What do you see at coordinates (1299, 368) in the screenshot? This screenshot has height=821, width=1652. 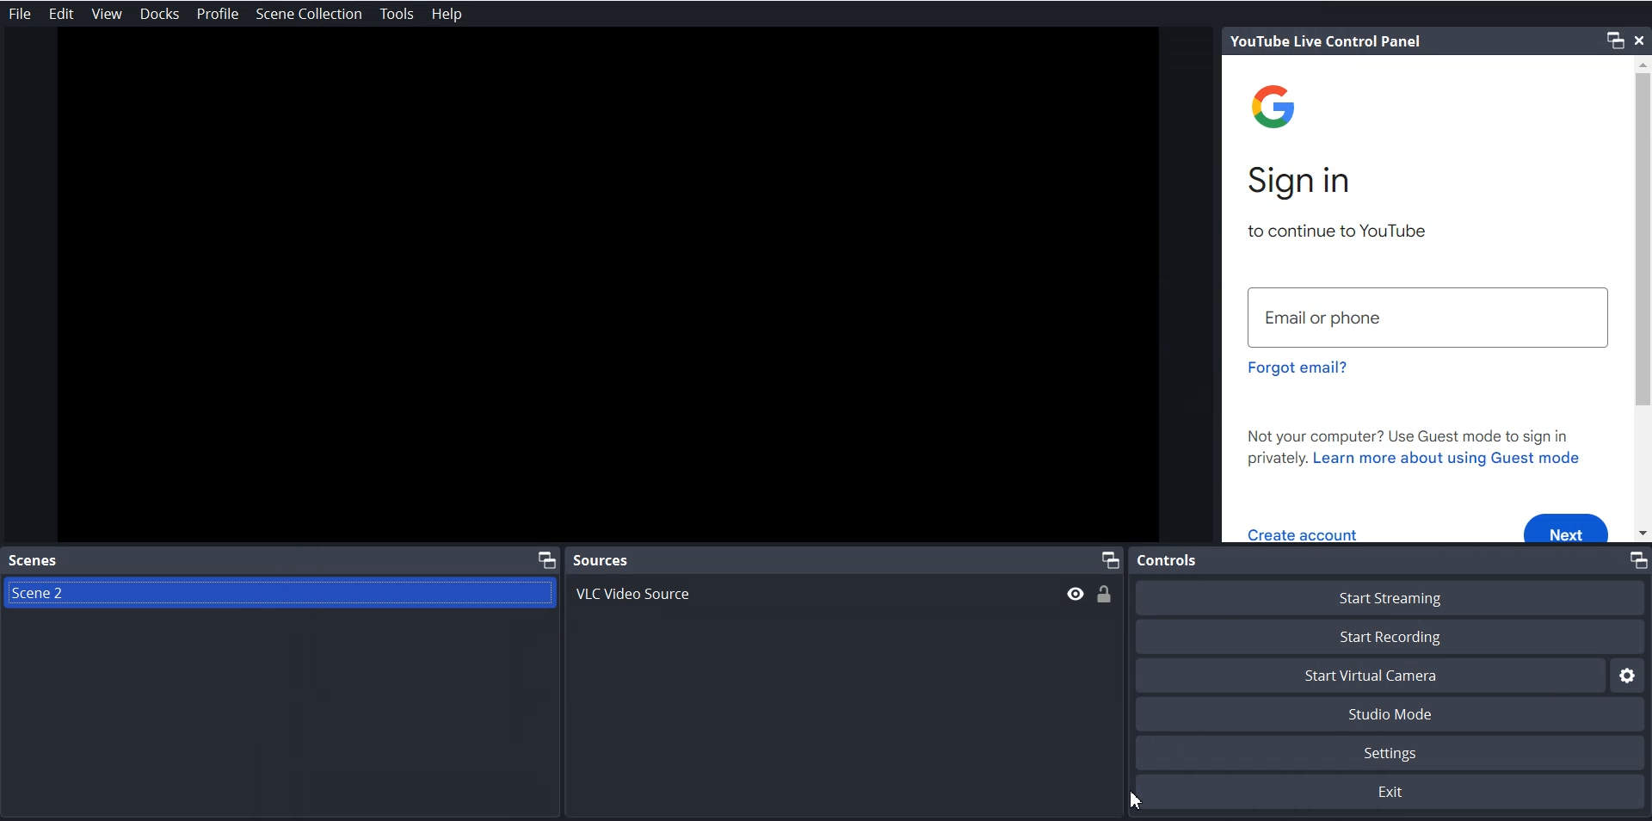 I see `Forgot emails` at bounding box center [1299, 368].